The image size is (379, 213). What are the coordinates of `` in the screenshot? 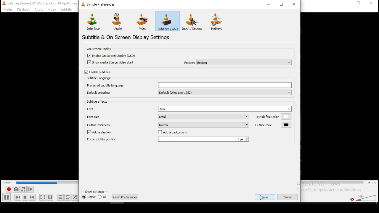 It's located at (359, 4).